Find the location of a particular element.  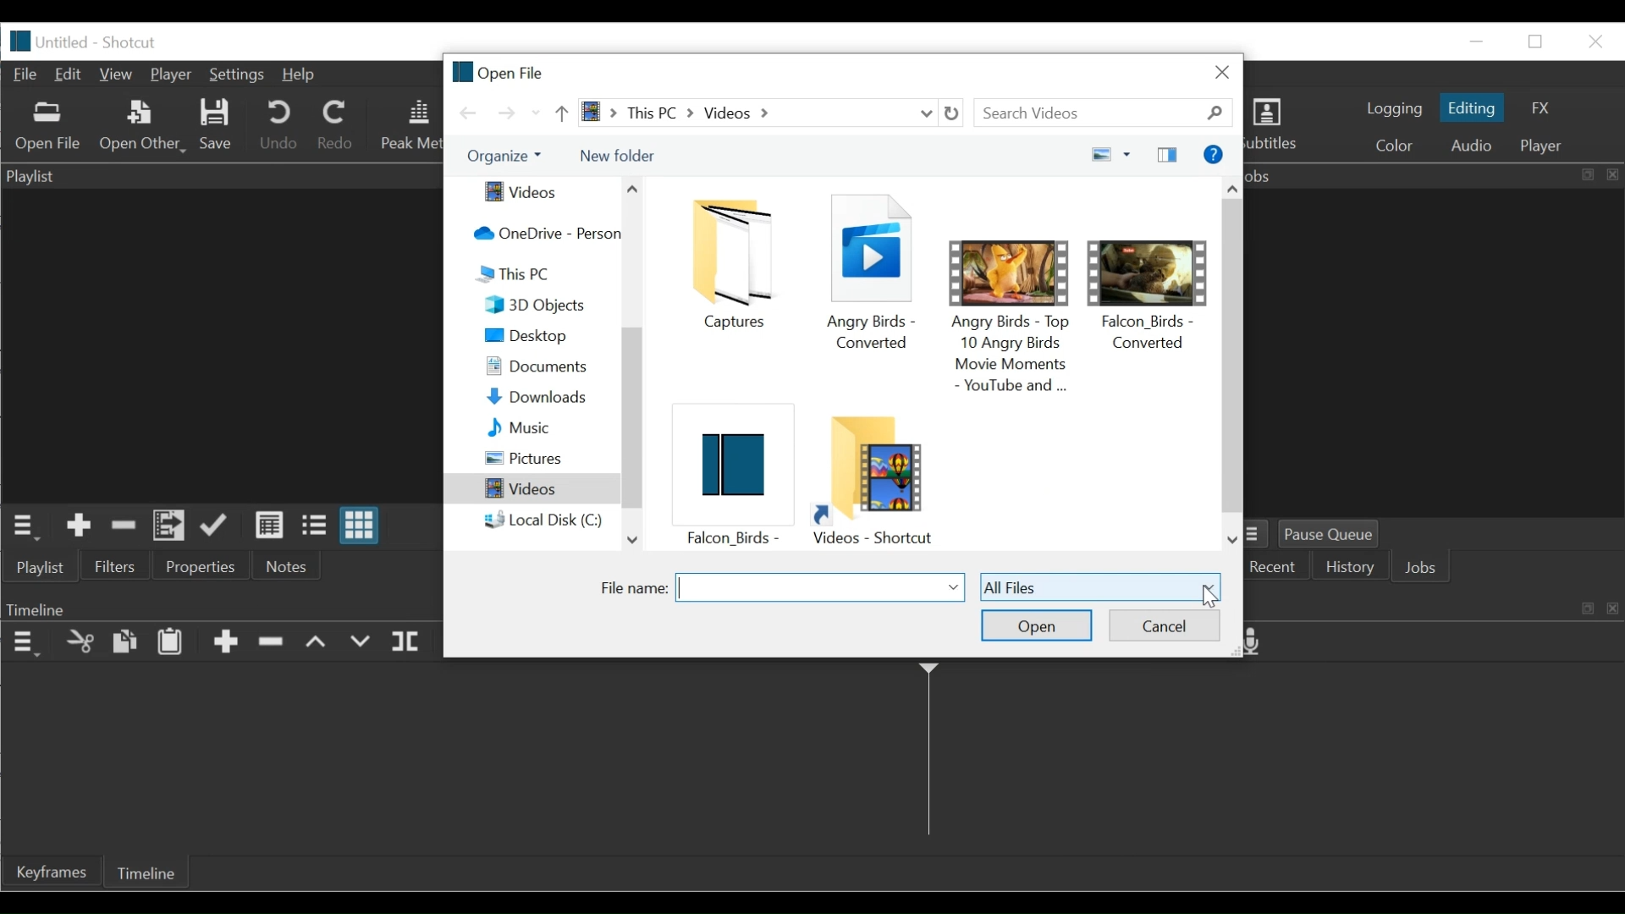

Close is located at coordinates (1592, 41).